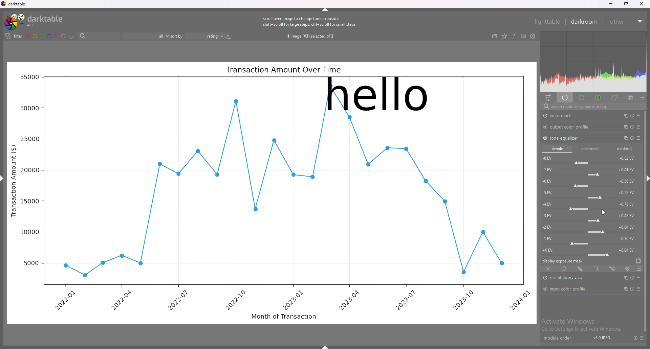 The image size is (650, 349). I want to click on collapse grouped images, so click(495, 36).